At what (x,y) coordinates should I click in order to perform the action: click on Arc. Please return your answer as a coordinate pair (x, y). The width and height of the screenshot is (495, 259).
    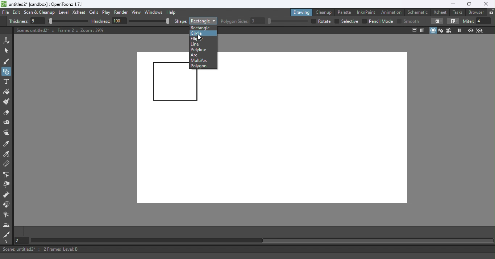
    Looking at the image, I should click on (195, 55).